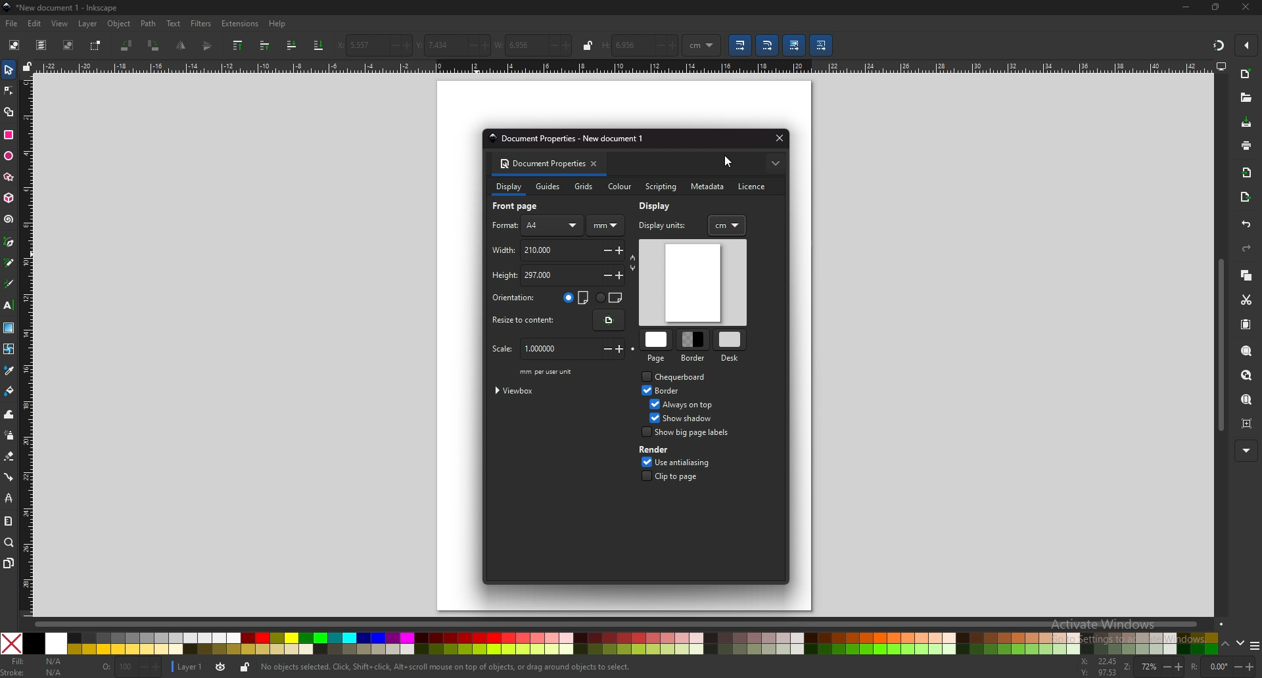  Describe the element at coordinates (1178, 667) in the screenshot. I see `+` at that location.